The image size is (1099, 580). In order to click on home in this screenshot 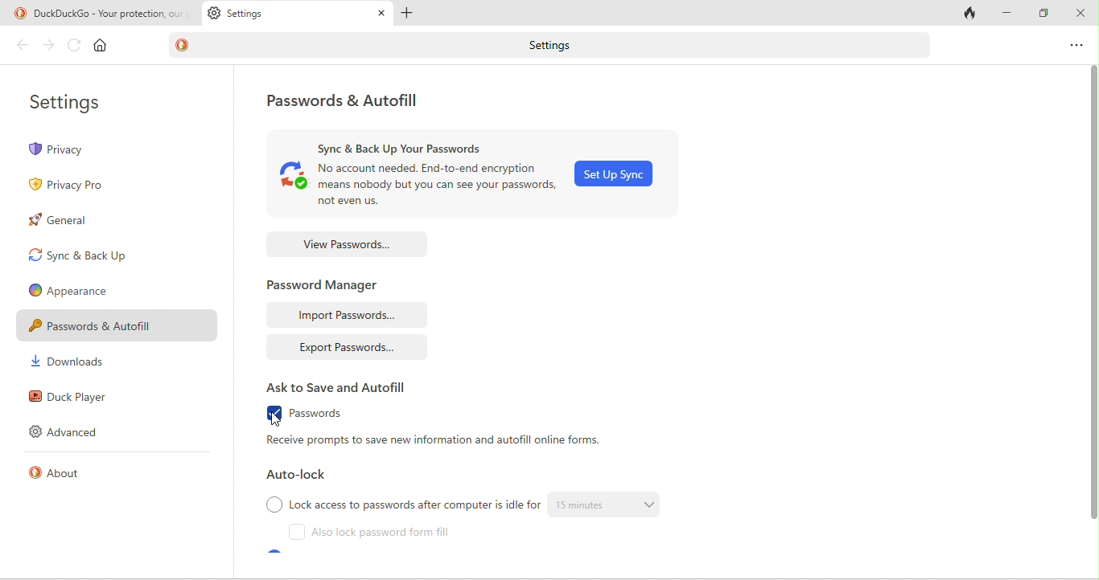, I will do `click(104, 47)`.